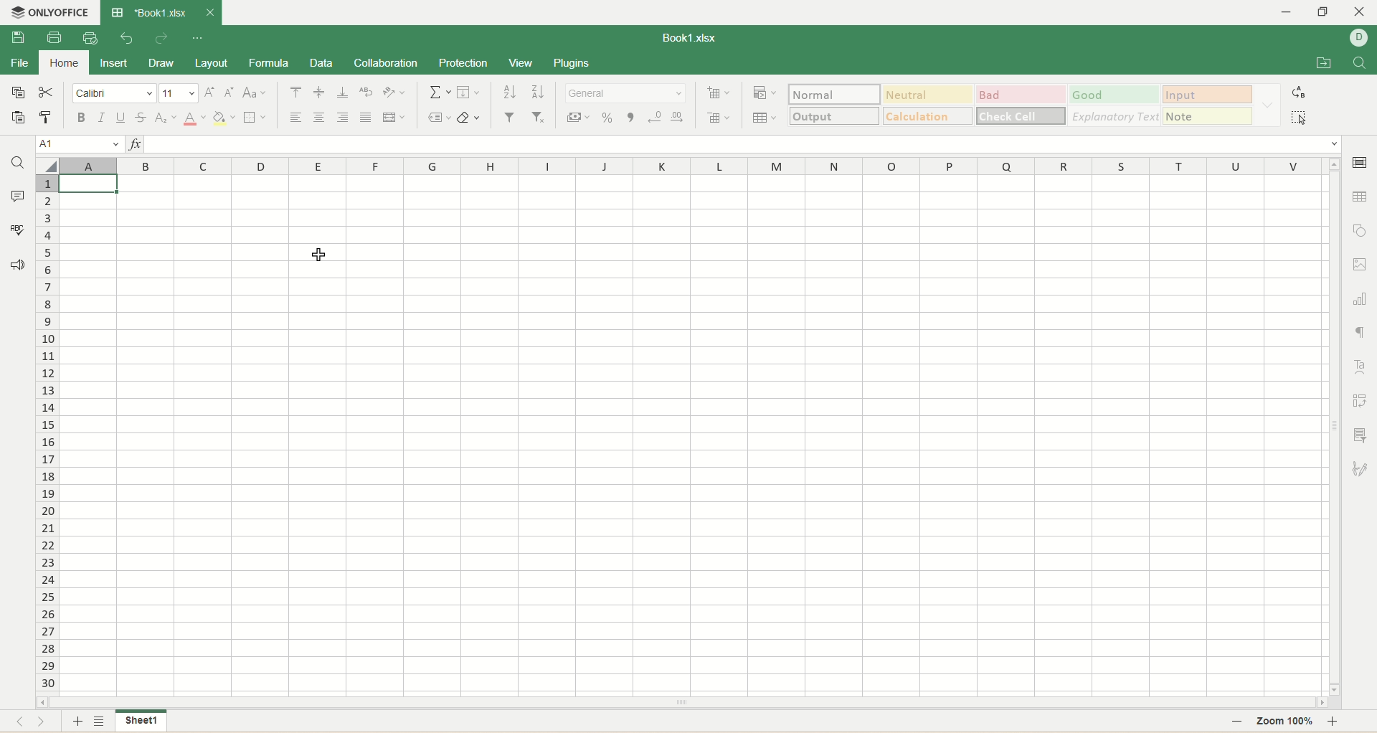 The image size is (1377, 733). I want to click on object settings, so click(1361, 231).